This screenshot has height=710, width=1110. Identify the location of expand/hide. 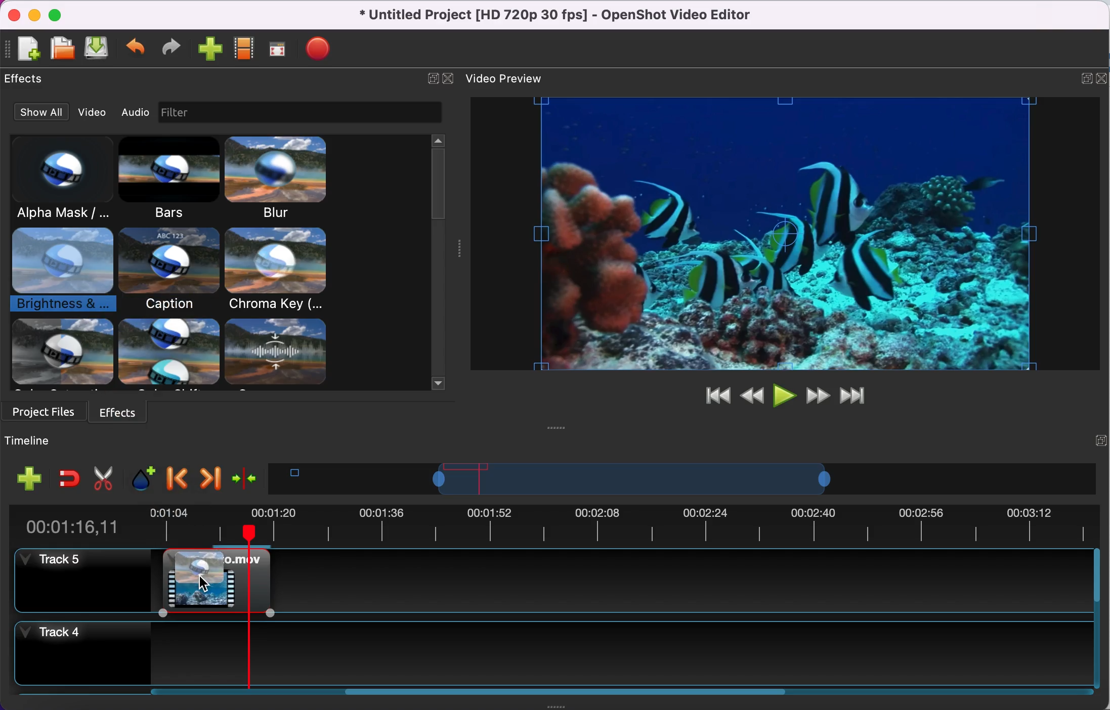
(1084, 77).